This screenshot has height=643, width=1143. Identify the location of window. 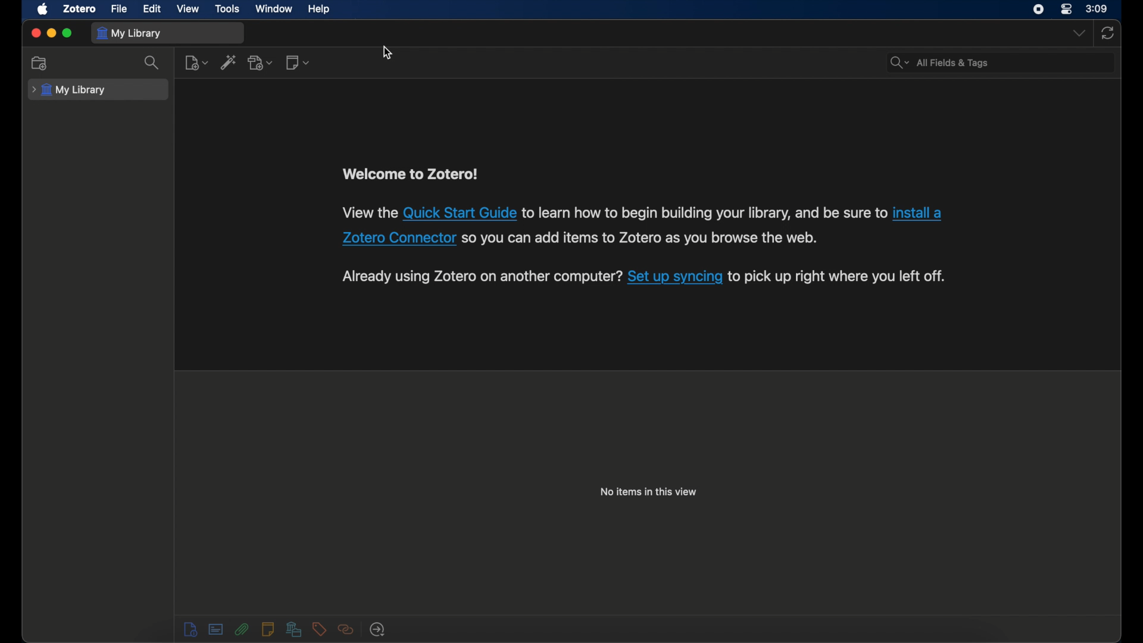
(274, 9).